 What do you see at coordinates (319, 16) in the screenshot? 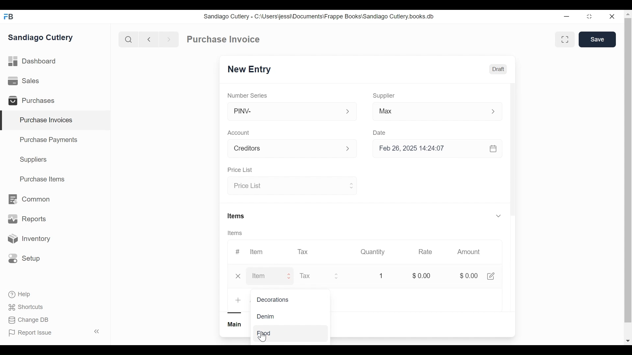
I see `Sandiago Cutlery - C:\Users\jessi\Documents\Frappe Books\Sandiago Cutlery.books.db` at bounding box center [319, 16].